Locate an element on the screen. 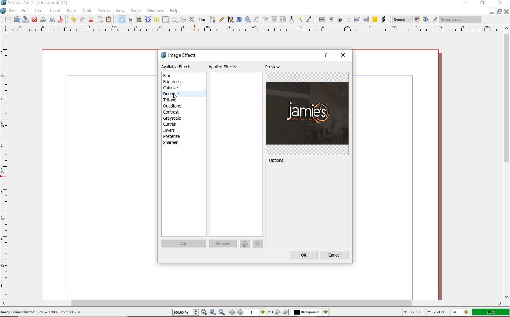  SPIRAL is located at coordinates (192, 19).